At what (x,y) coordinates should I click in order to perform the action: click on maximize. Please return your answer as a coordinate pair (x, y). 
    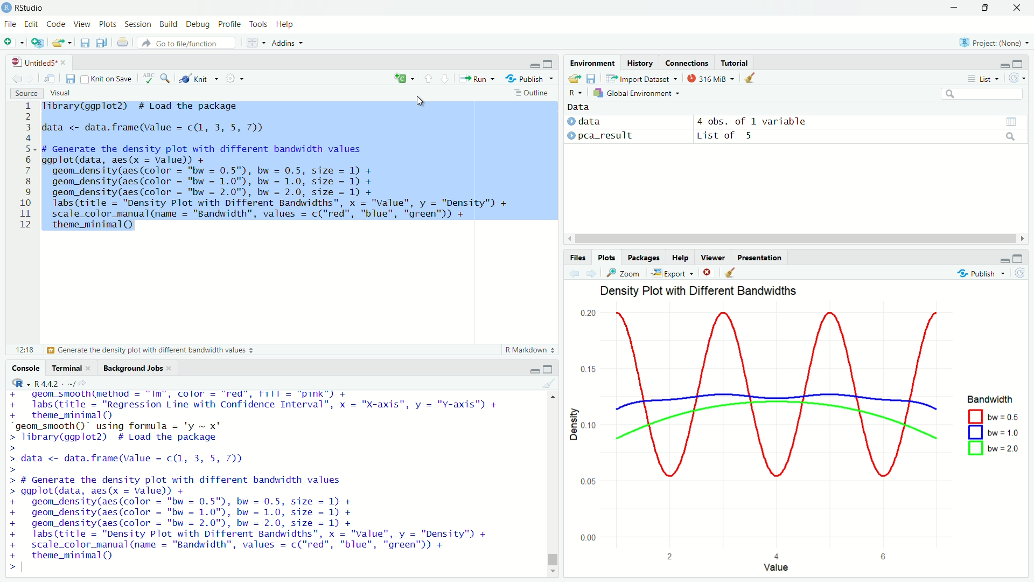
    Looking at the image, I should click on (1018, 258).